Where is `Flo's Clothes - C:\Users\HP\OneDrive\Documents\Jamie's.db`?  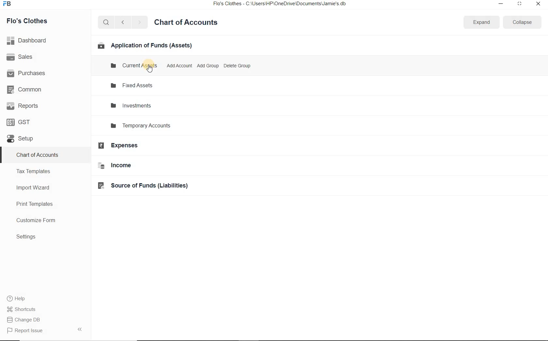 Flo's Clothes - C:\Users\HP\OneDrive\Documents\Jamie's.db is located at coordinates (280, 5).